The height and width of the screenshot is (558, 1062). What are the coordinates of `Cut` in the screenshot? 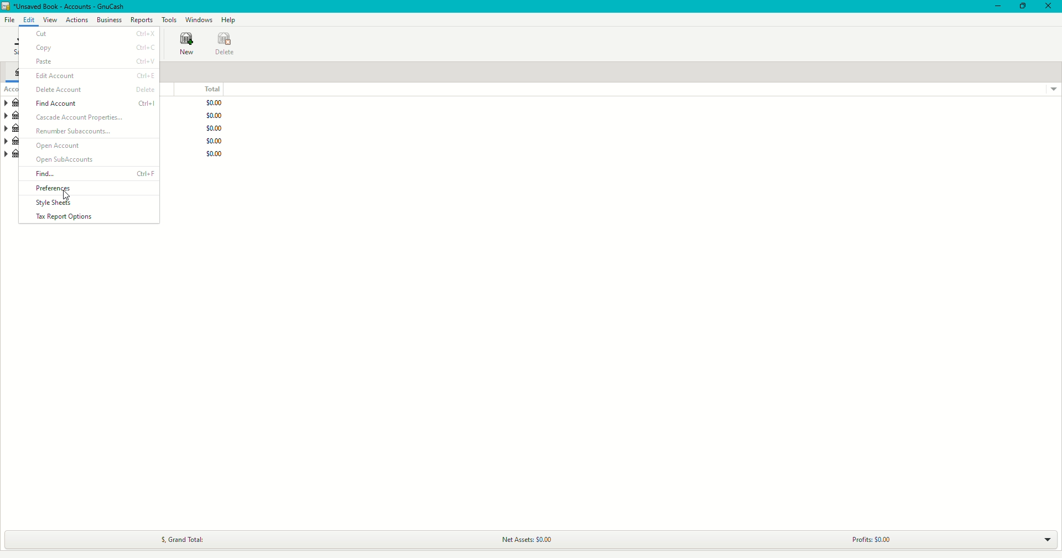 It's located at (93, 33).